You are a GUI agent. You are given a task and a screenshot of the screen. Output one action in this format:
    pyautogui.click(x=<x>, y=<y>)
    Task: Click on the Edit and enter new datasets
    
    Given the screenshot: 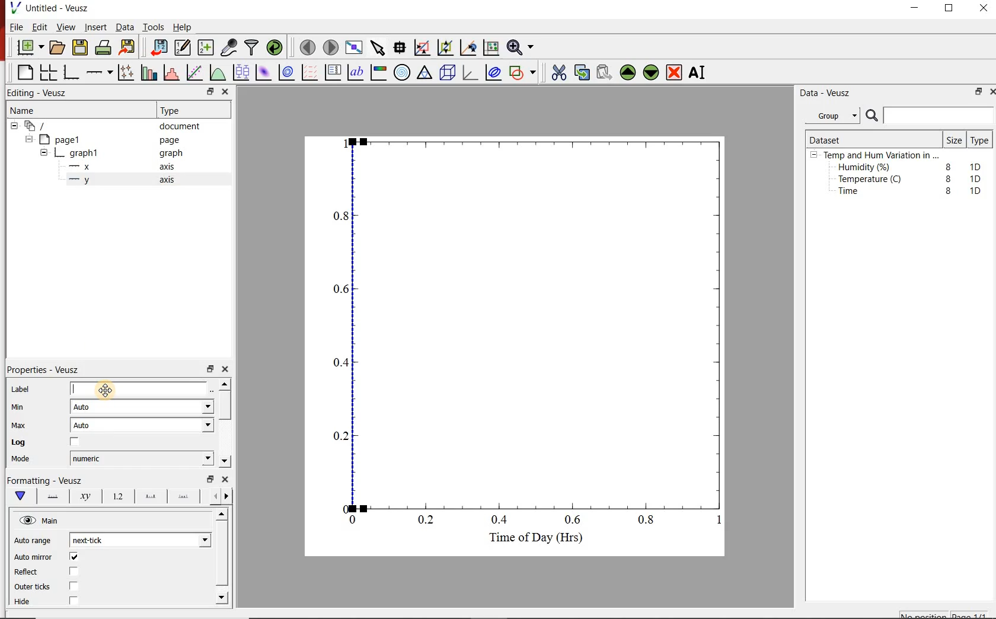 What is the action you would take?
    pyautogui.click(x=183, y=48)
    